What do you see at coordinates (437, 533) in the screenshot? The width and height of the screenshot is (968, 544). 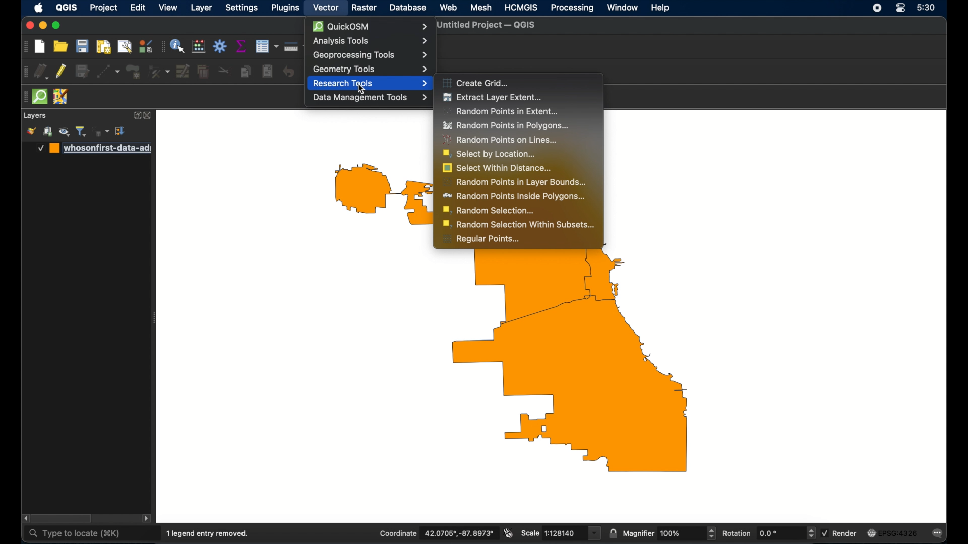 I see `coordinate` at bounding box center [437, 533].